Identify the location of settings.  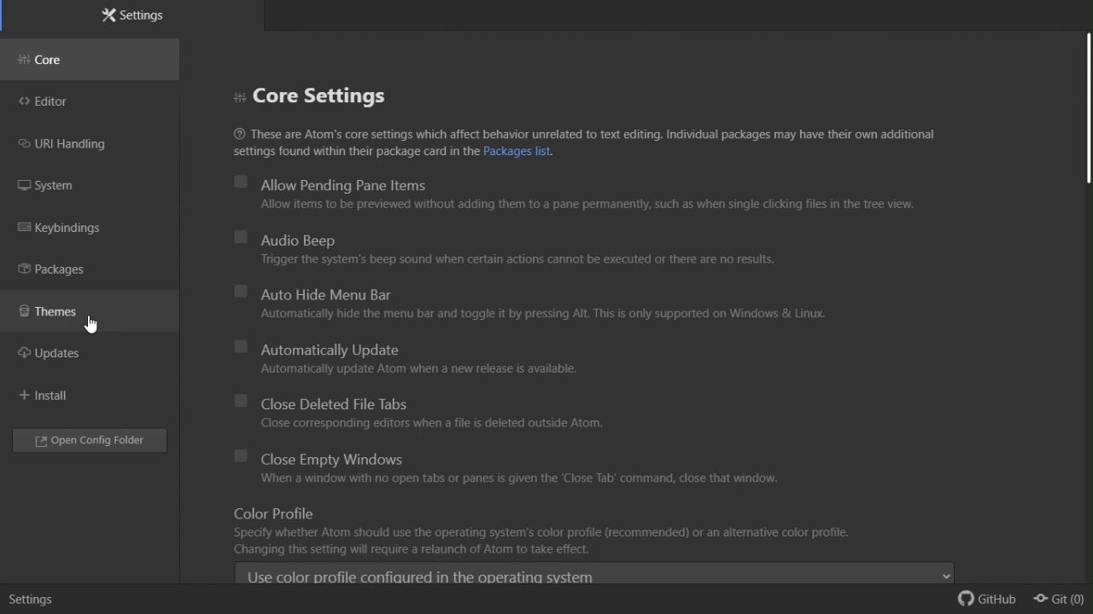
(34, 600).